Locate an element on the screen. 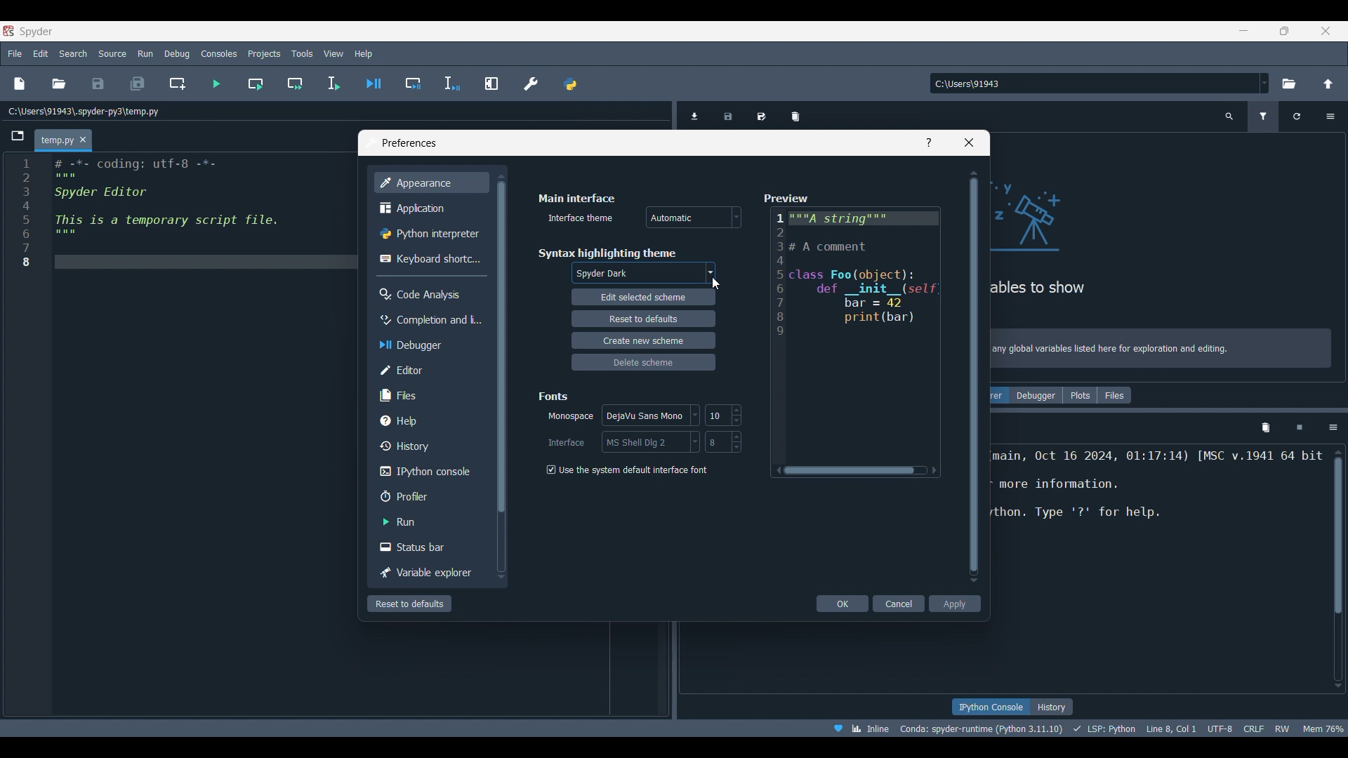 This screenshot has height=758, width=1348. Indicates interface theme is located at coordinates (581, 218).